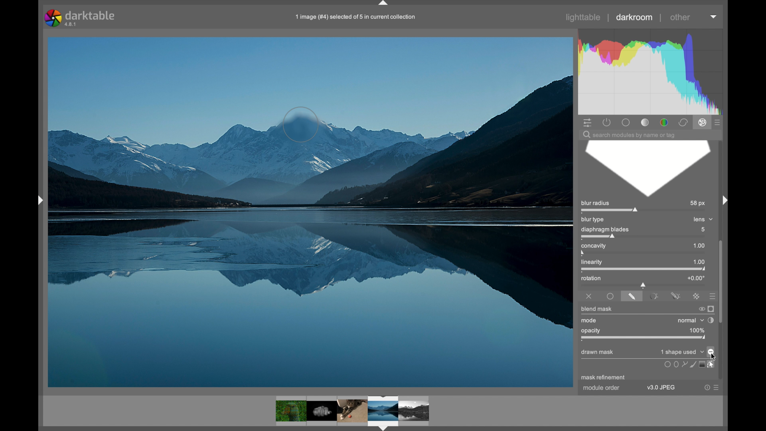 This screenshot has height=431, width=766. I want to click on opacity, so click(592, 330).